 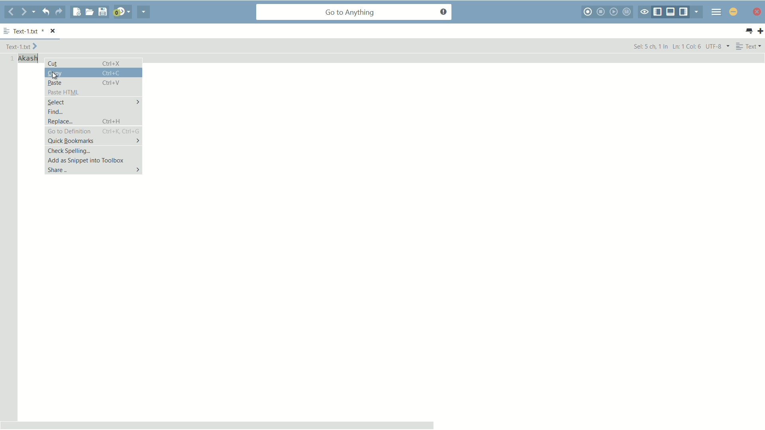 What do you see at coordinates (11, 12) in the screenshot?
I see `back` at bounding box center [11, 12].